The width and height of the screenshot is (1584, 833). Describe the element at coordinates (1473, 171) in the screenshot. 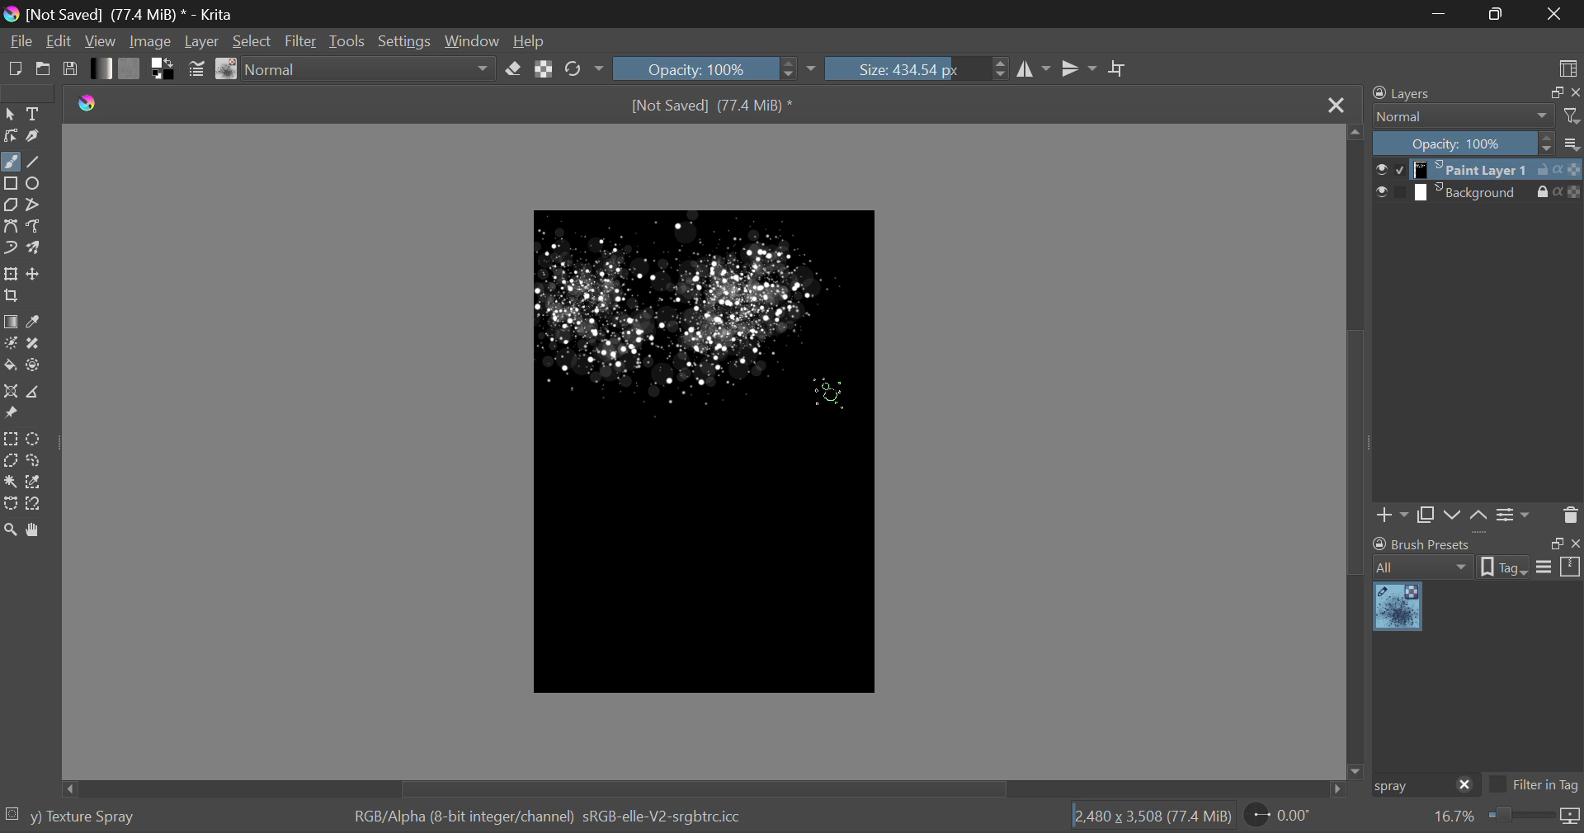

I see `layer 1` at that location.